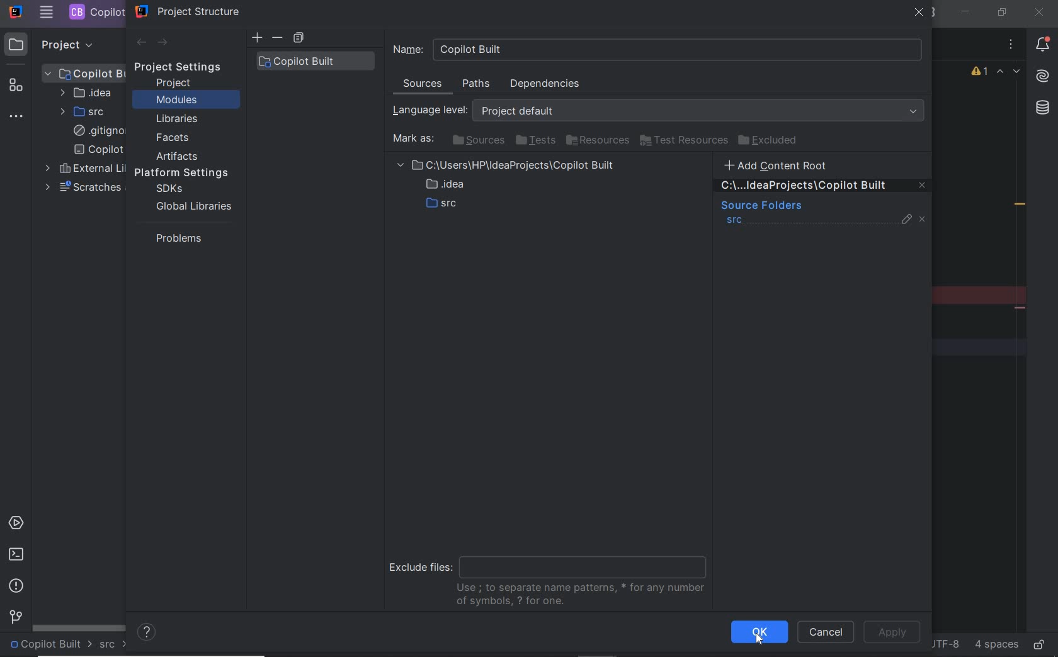  Describe the element at coordinates (82, 169) in the screenshot. I see `external libraries` at that location.